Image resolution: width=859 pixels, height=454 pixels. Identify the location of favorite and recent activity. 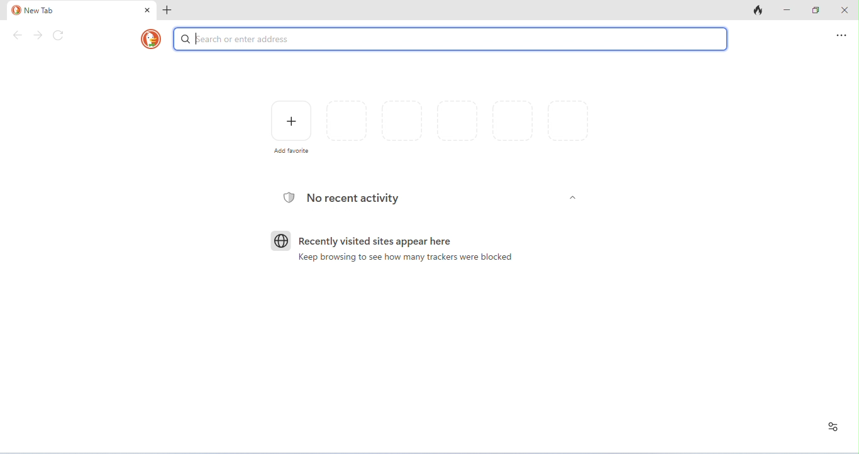
(833, 427).